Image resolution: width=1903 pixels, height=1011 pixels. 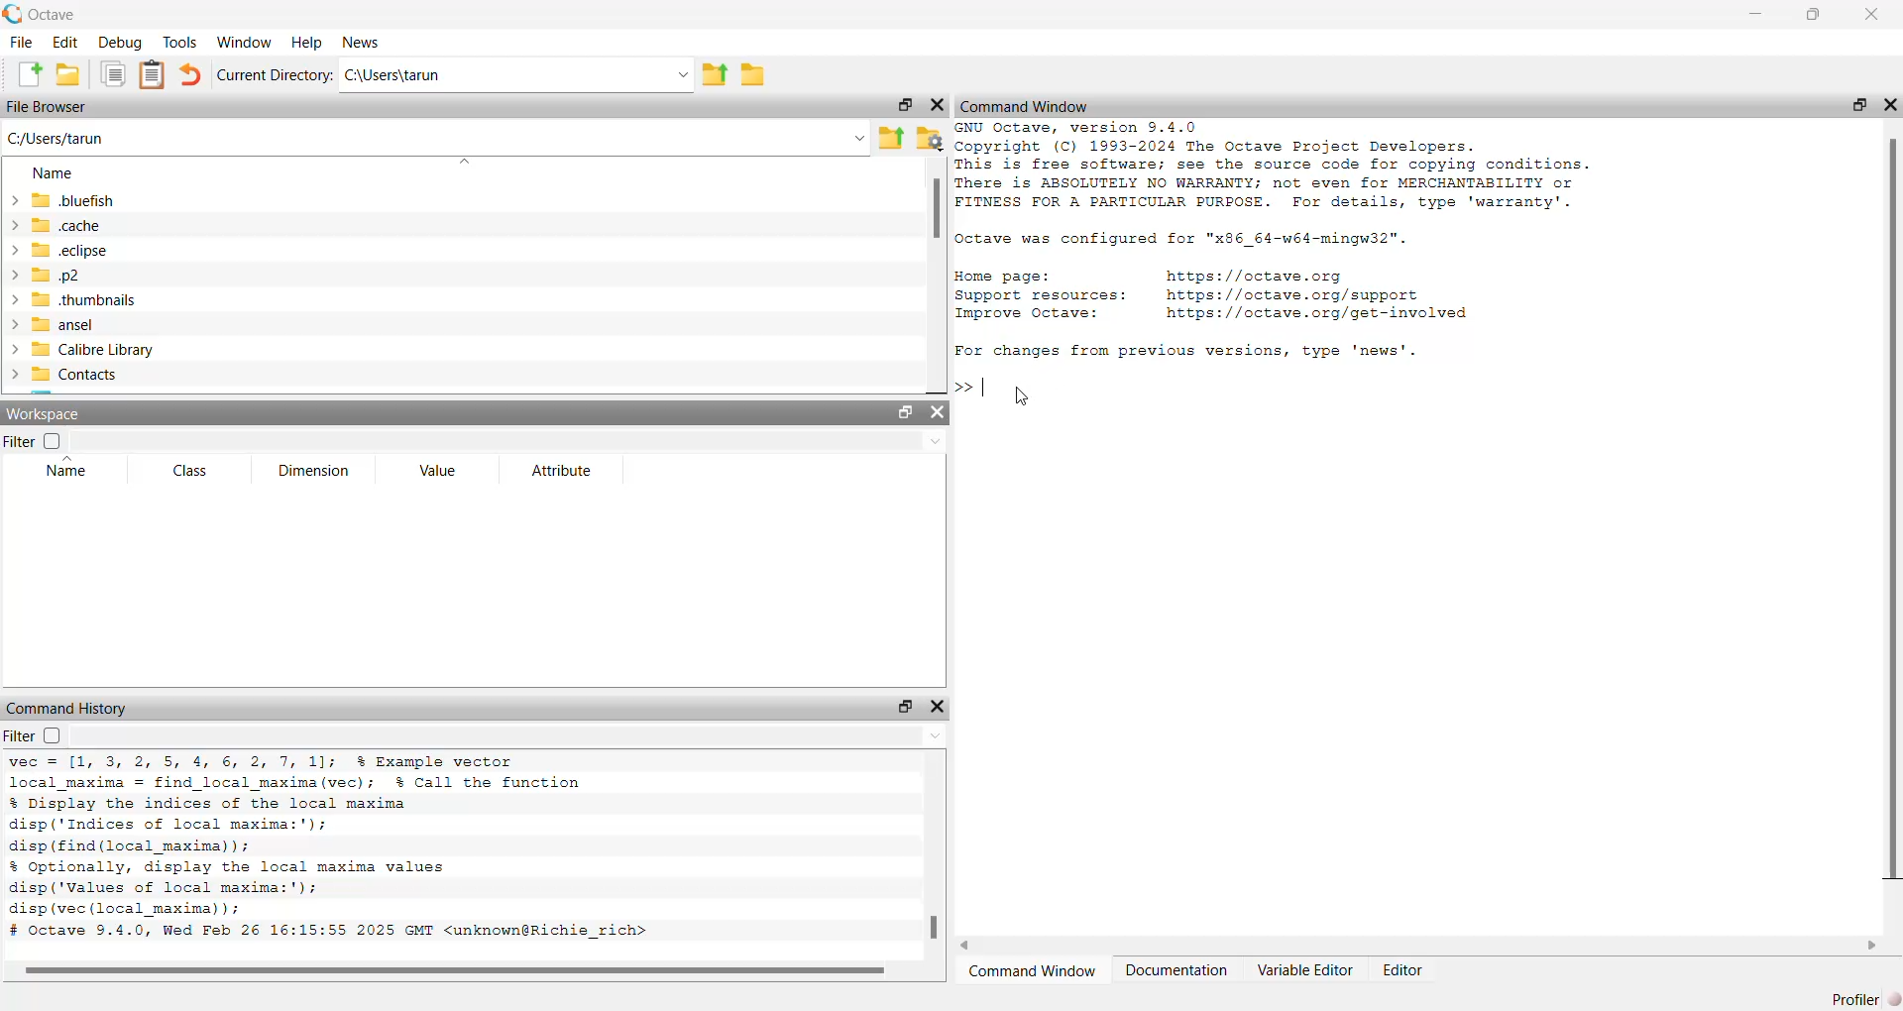 What do you see at coordinates (858, 138) in the screenshot?
I see `Enter the path or filename` at bounding box center [858, 138].